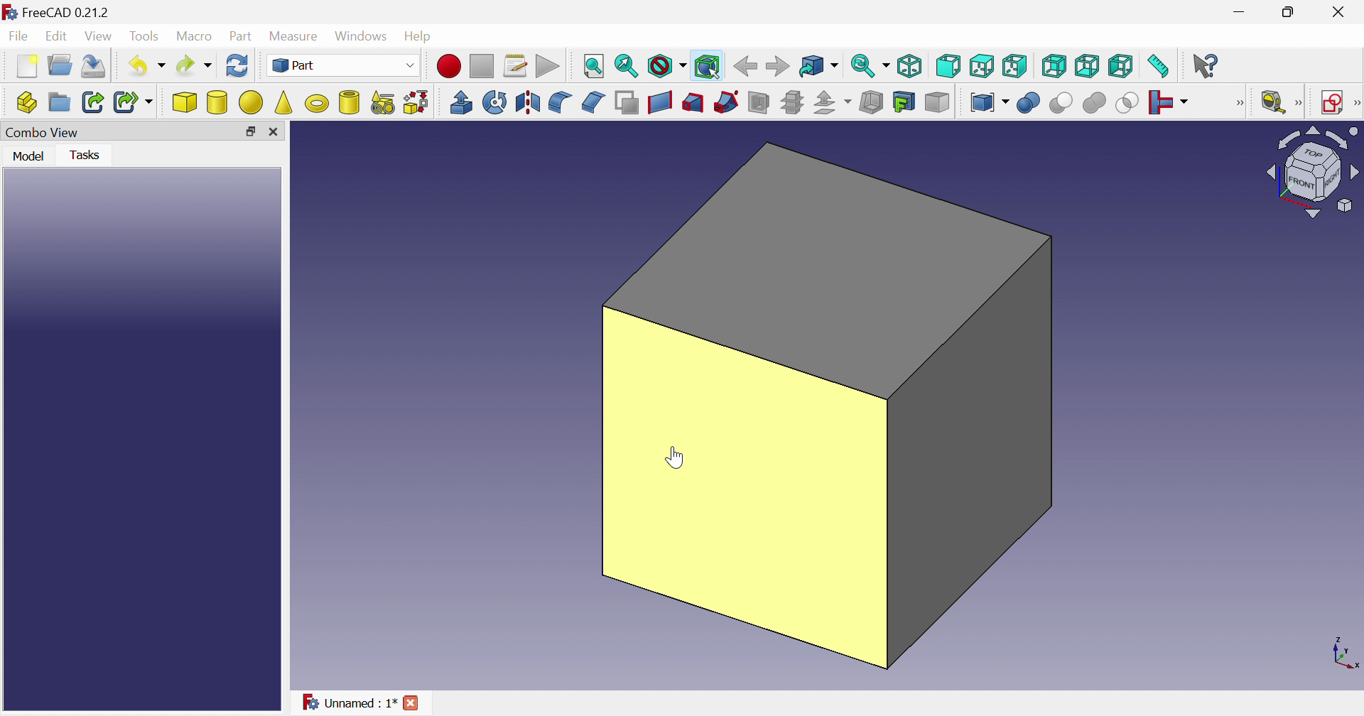 The width and height of the screenshot is (1364, 716). What do you see at coordinates (62, 64) in the screenshot?
I see `Open` at bounding box center [62, 64].